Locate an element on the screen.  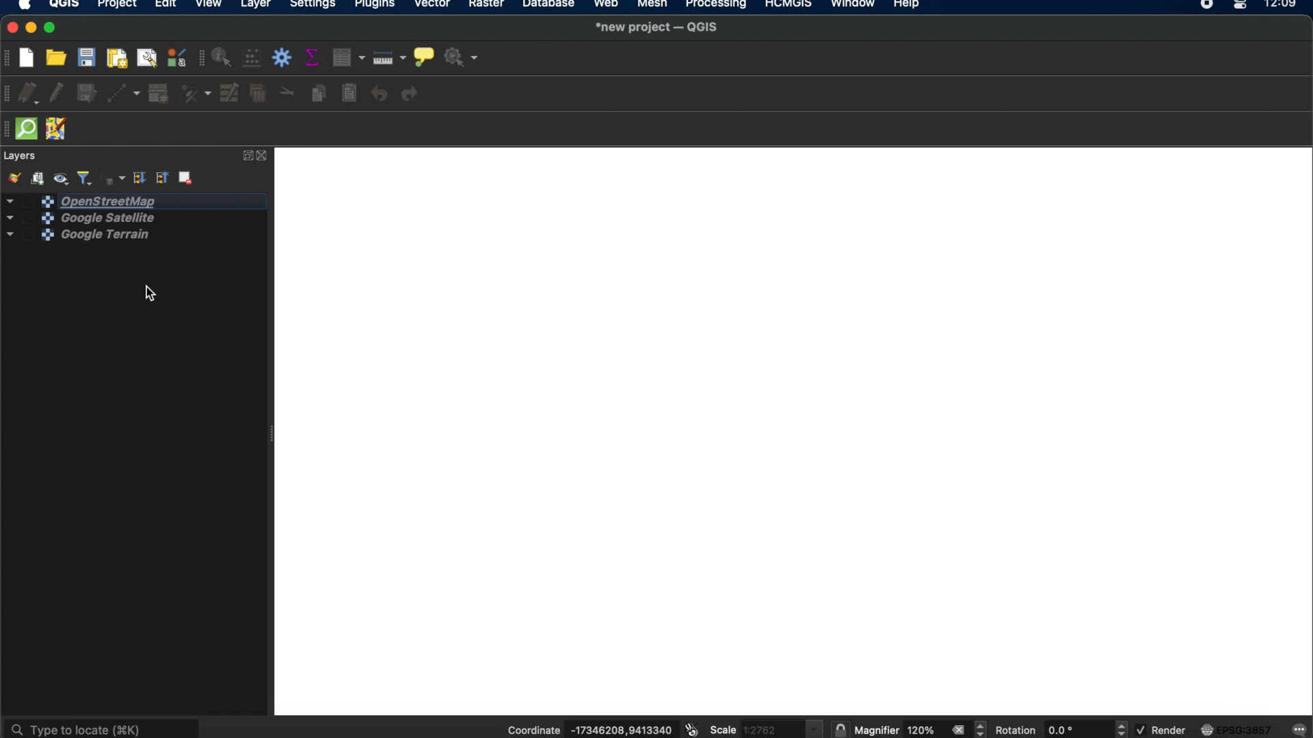
close is located at coordinates (957, 730).